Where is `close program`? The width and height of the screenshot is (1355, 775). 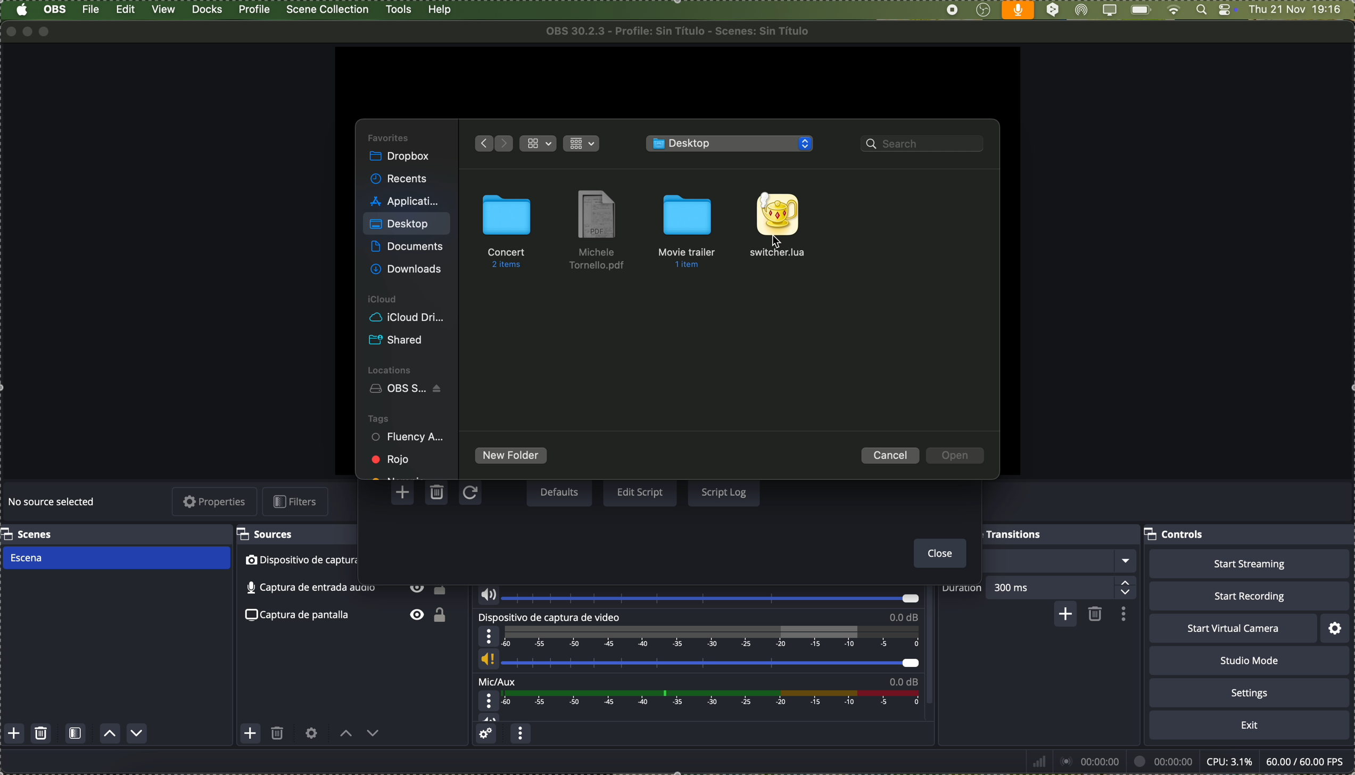
close program is located at coordinates (9, 31).